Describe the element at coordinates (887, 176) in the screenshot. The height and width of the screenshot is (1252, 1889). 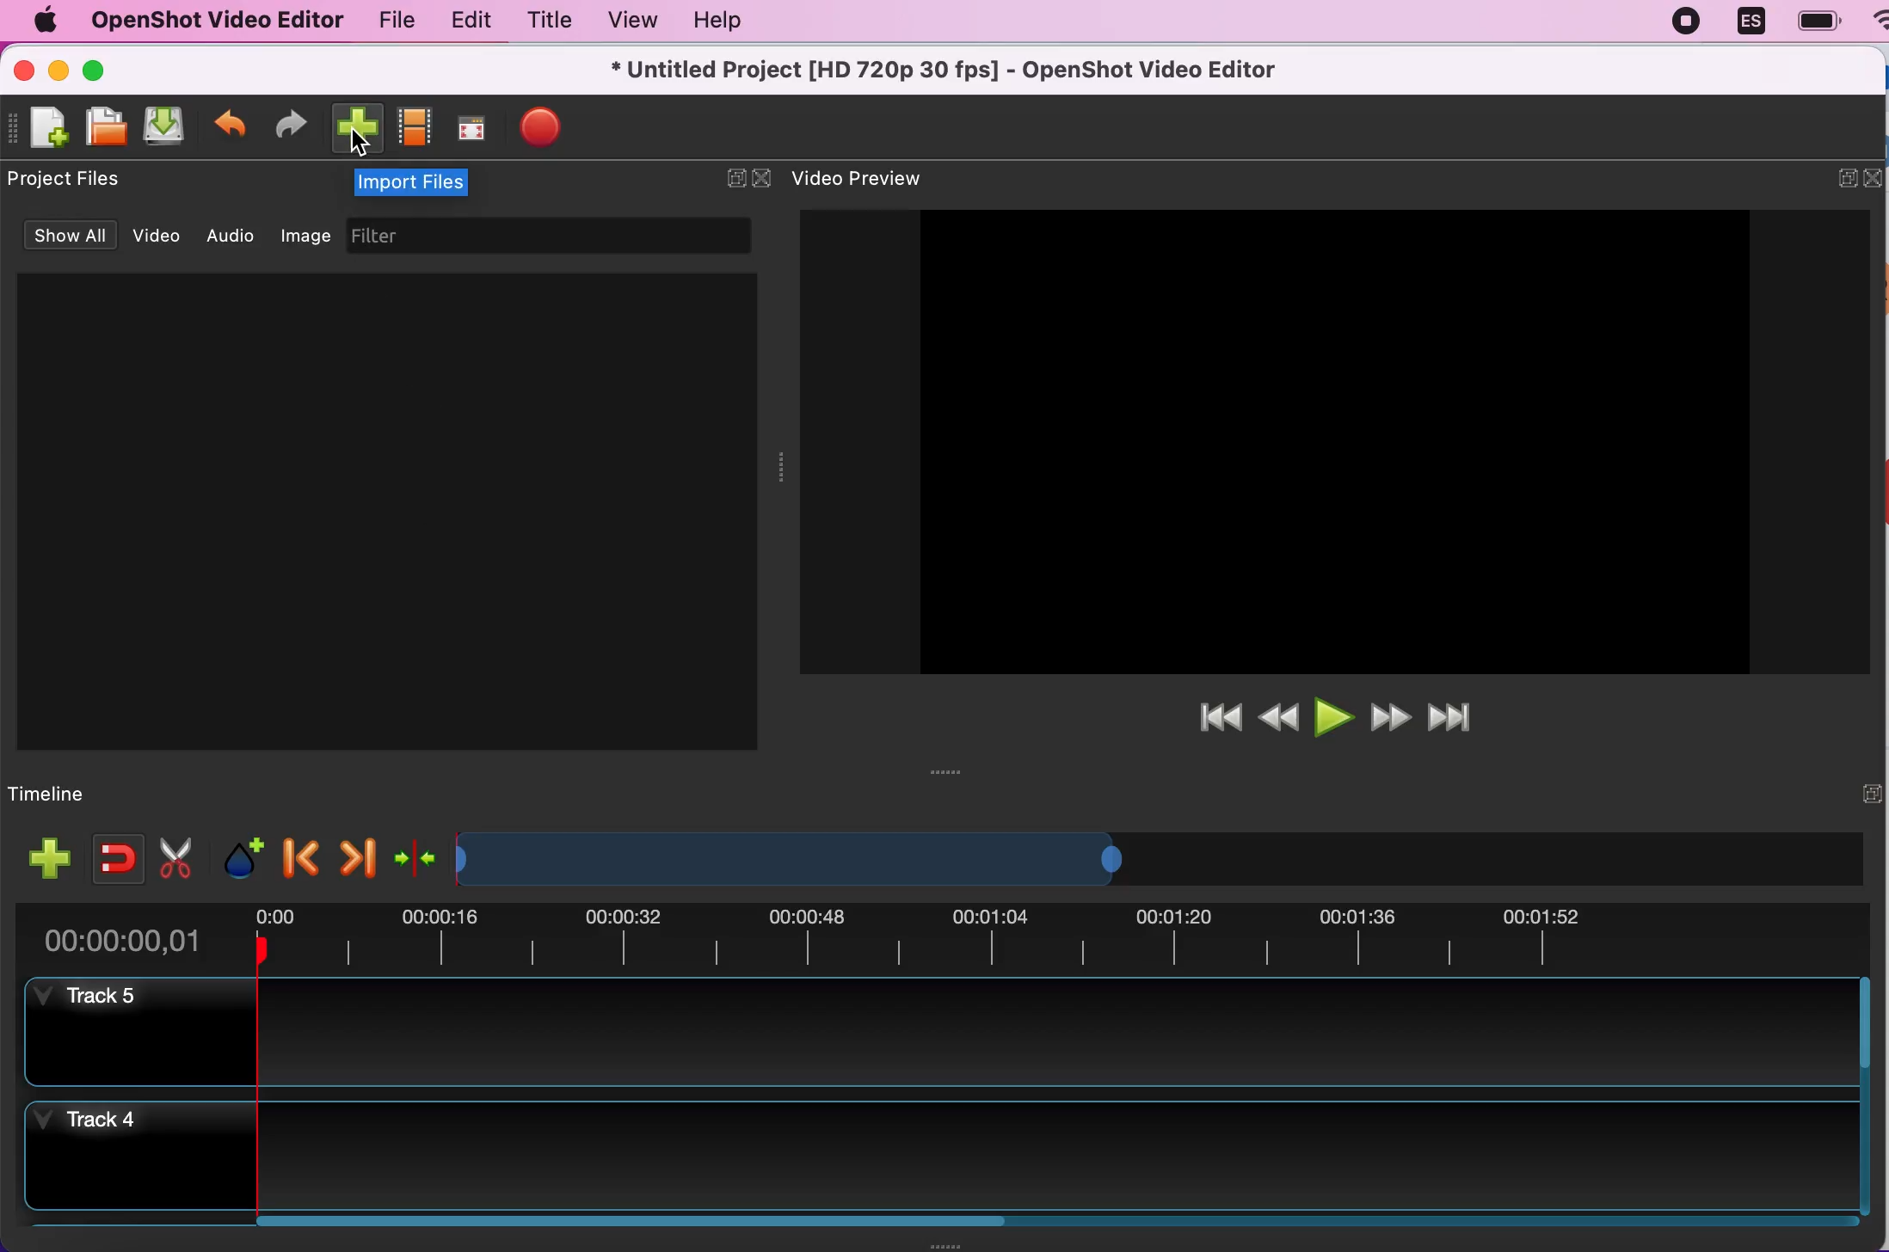
I see `video preview` at that location.